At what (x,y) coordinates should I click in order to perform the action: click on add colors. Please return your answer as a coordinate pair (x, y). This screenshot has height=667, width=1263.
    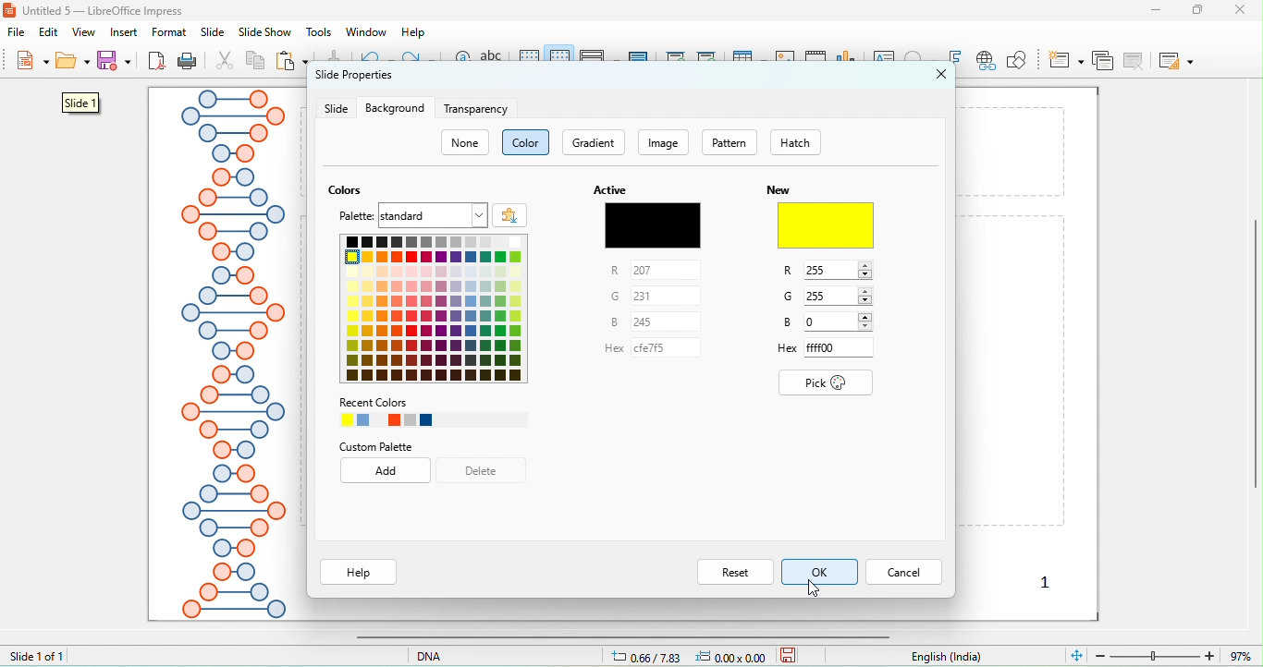
    Looking at the image, I should click on (510, 214).